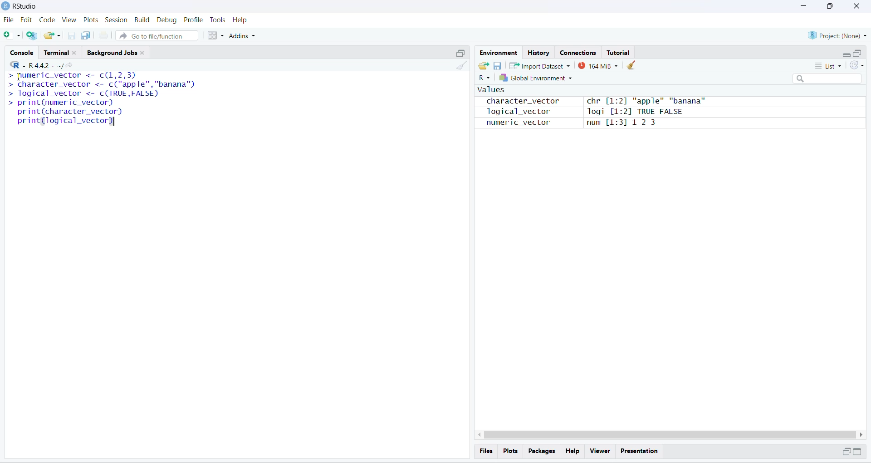 Image resolution: width=871 pixels, height=463 pixels. I want to click on View, so click(69, 20).